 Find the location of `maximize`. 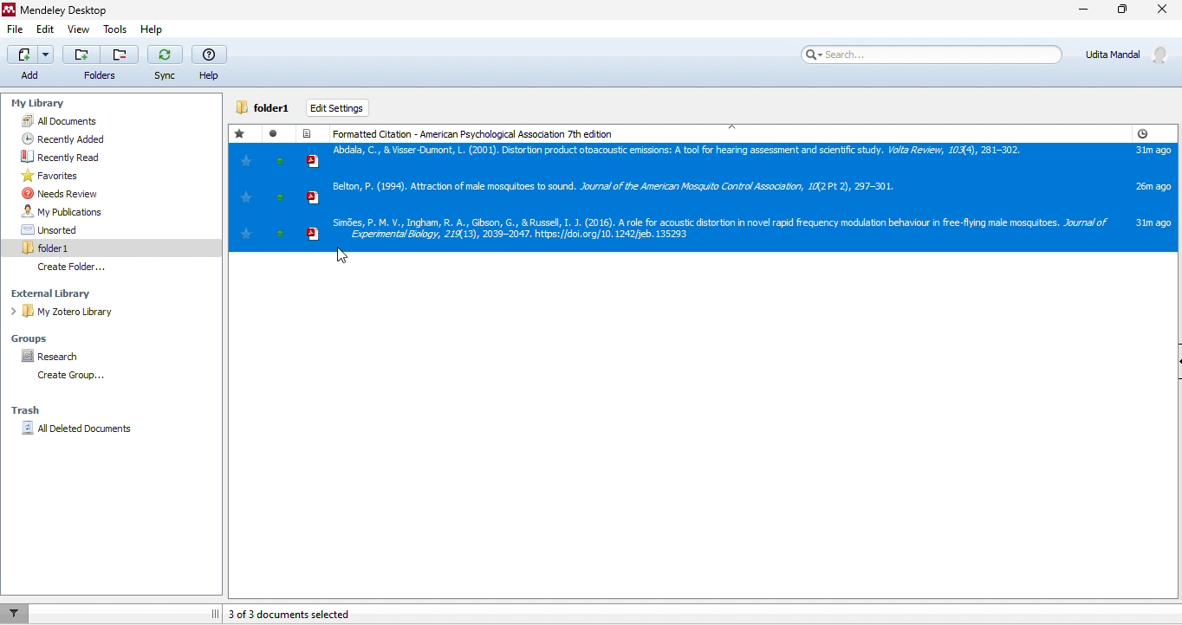

maximize is located at coordinates (1122, 13).